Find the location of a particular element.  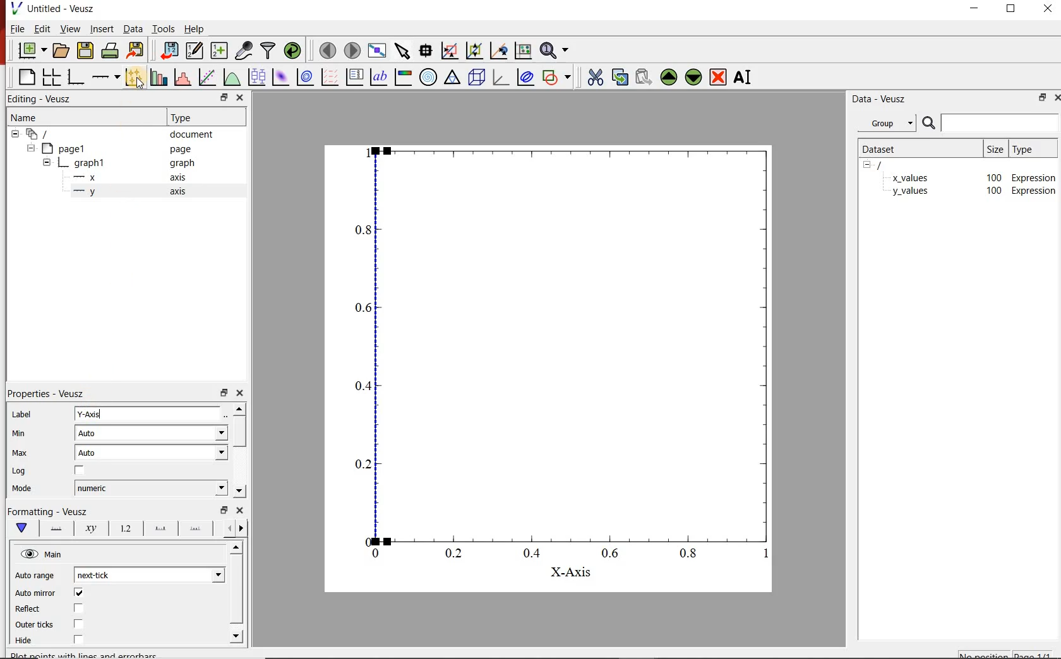

move down is located at coordinates (236, 638).